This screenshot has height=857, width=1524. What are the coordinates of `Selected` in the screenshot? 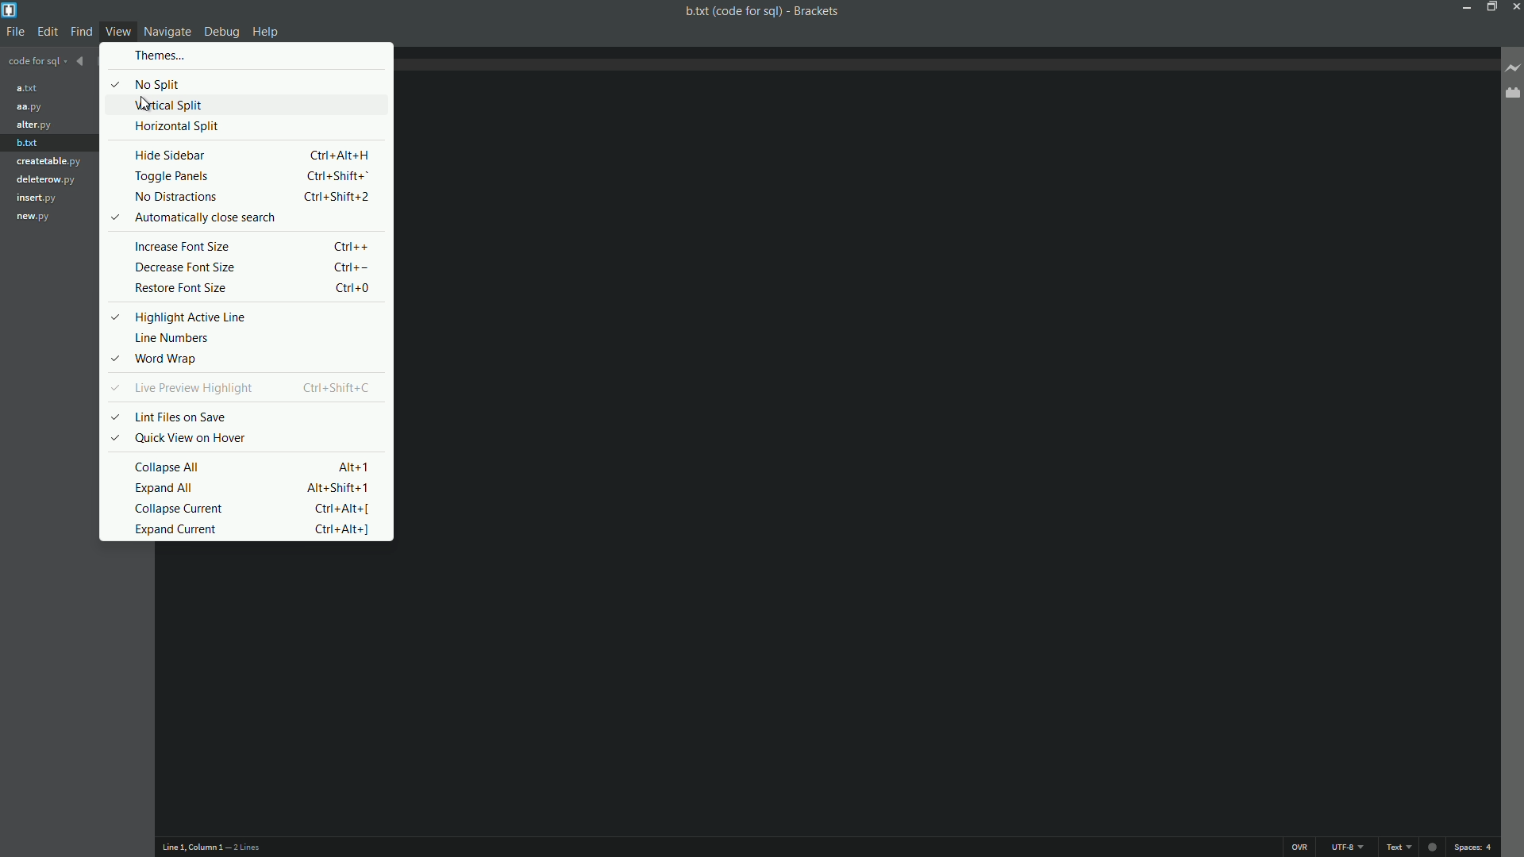 It's located at (113, 318).